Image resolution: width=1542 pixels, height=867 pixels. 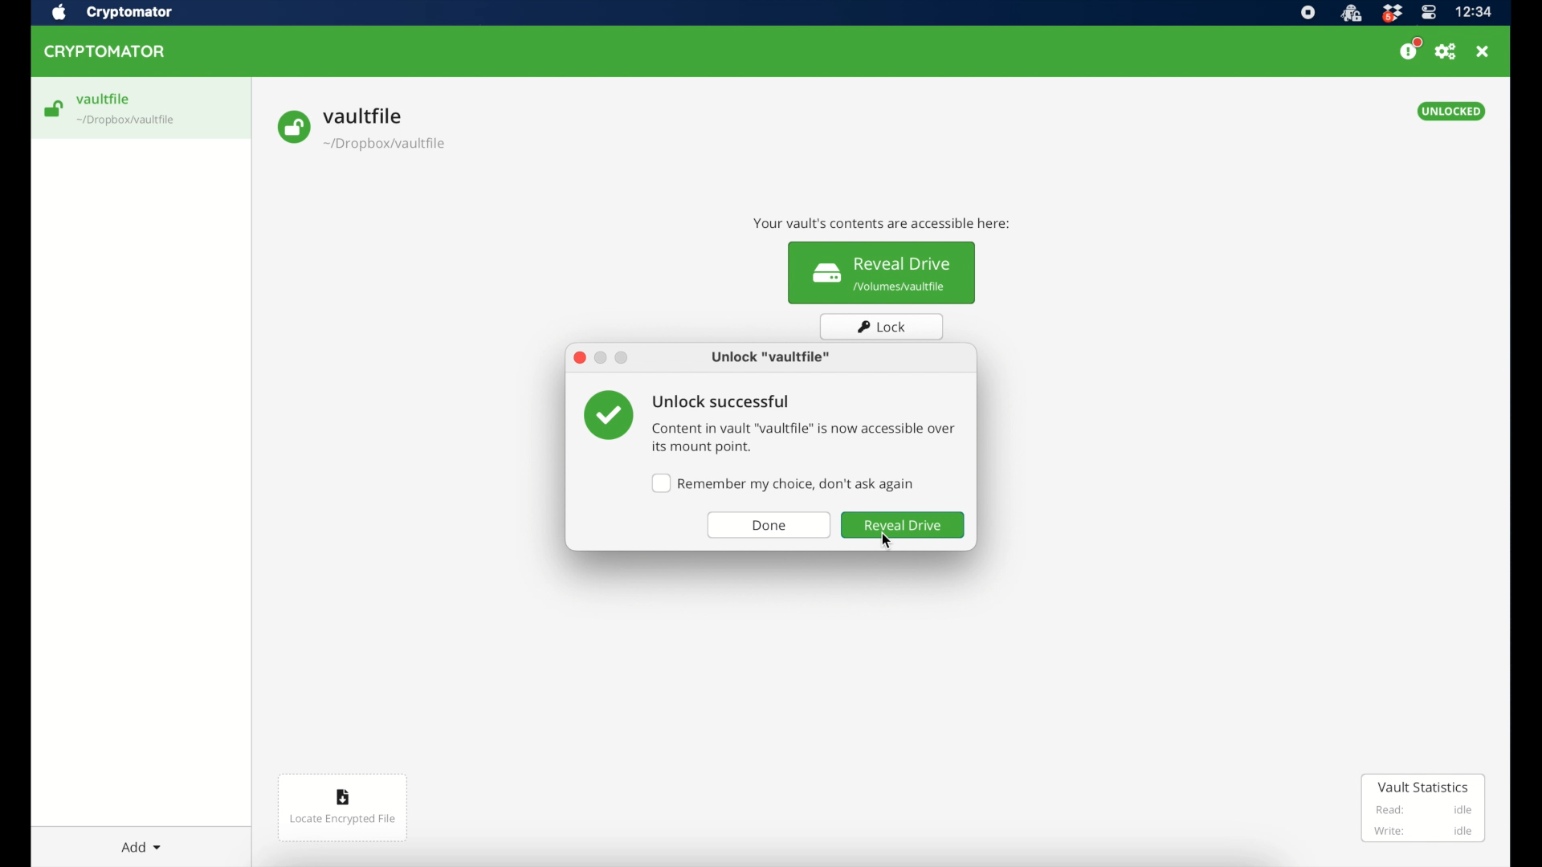 I want to click on tick mark icon, so click(x=602, y=416).